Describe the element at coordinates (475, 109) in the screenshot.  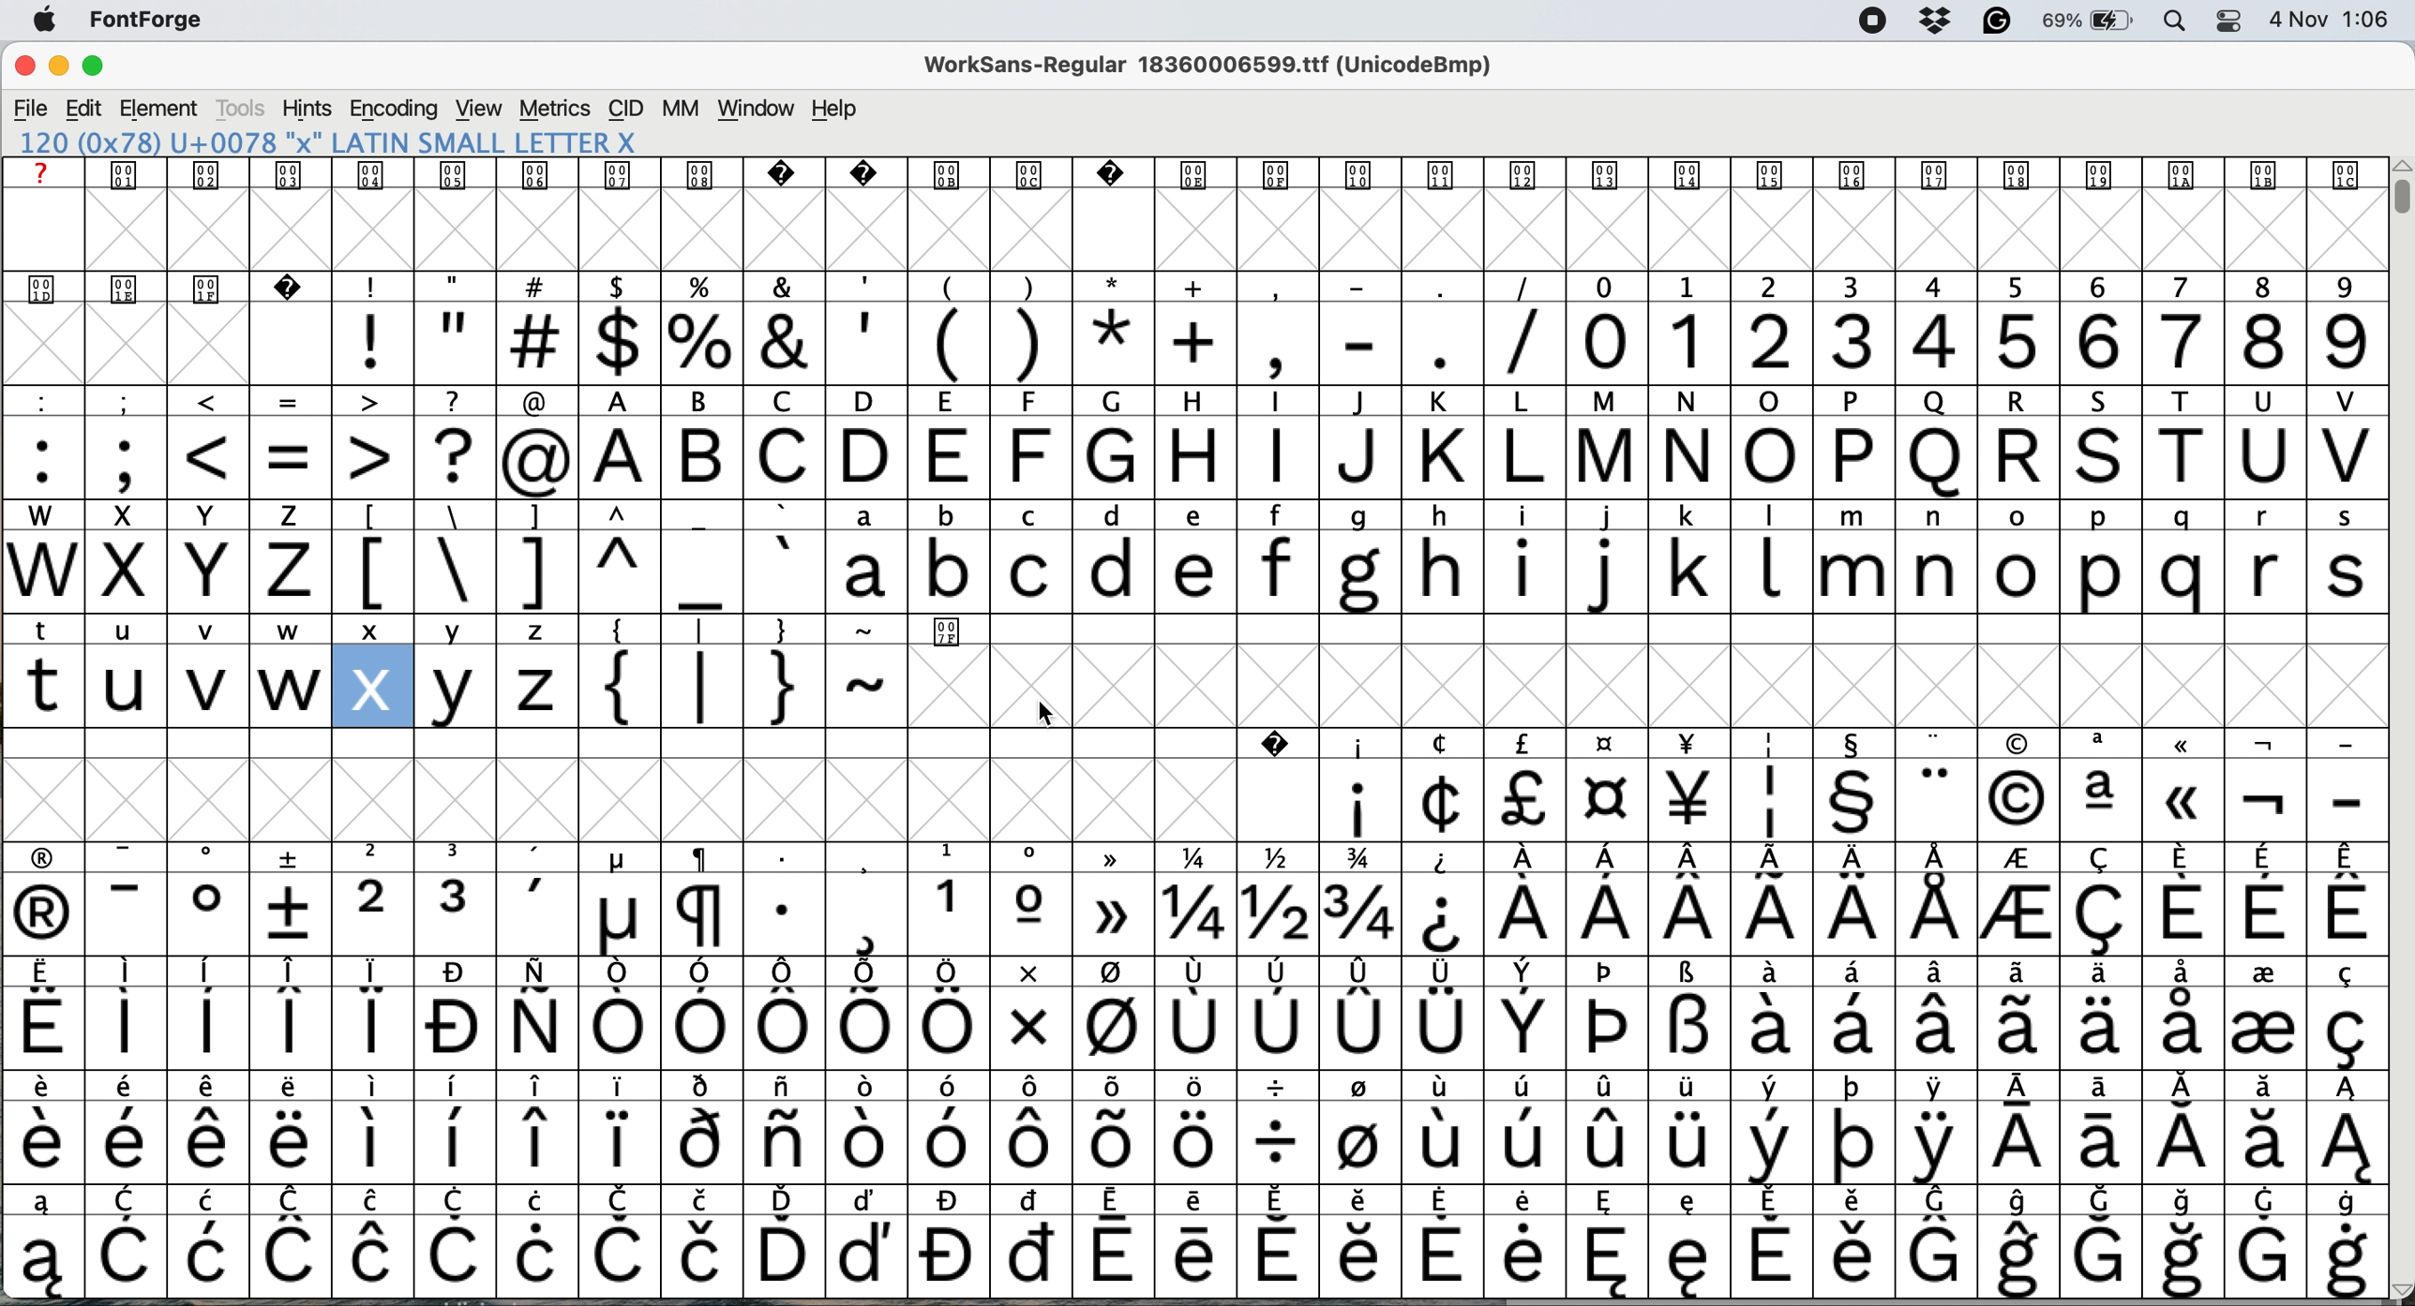
I see `view` at that location.